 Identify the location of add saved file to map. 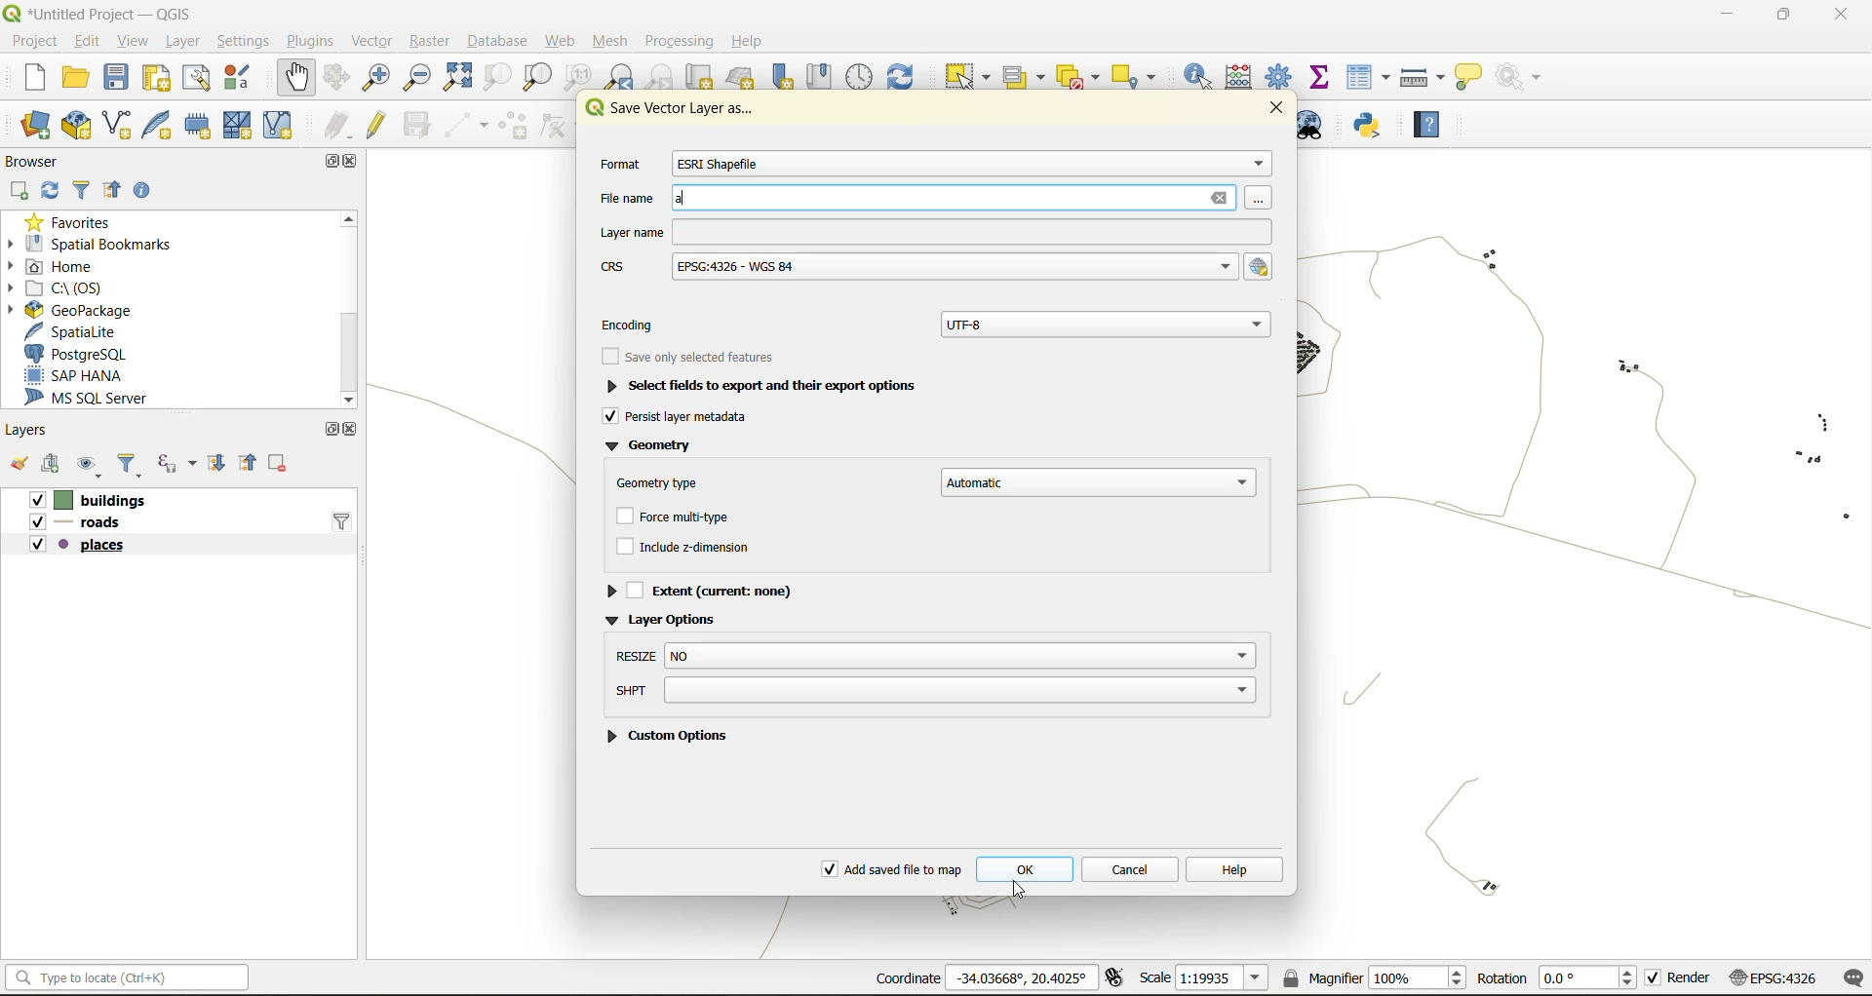
(888, 865).